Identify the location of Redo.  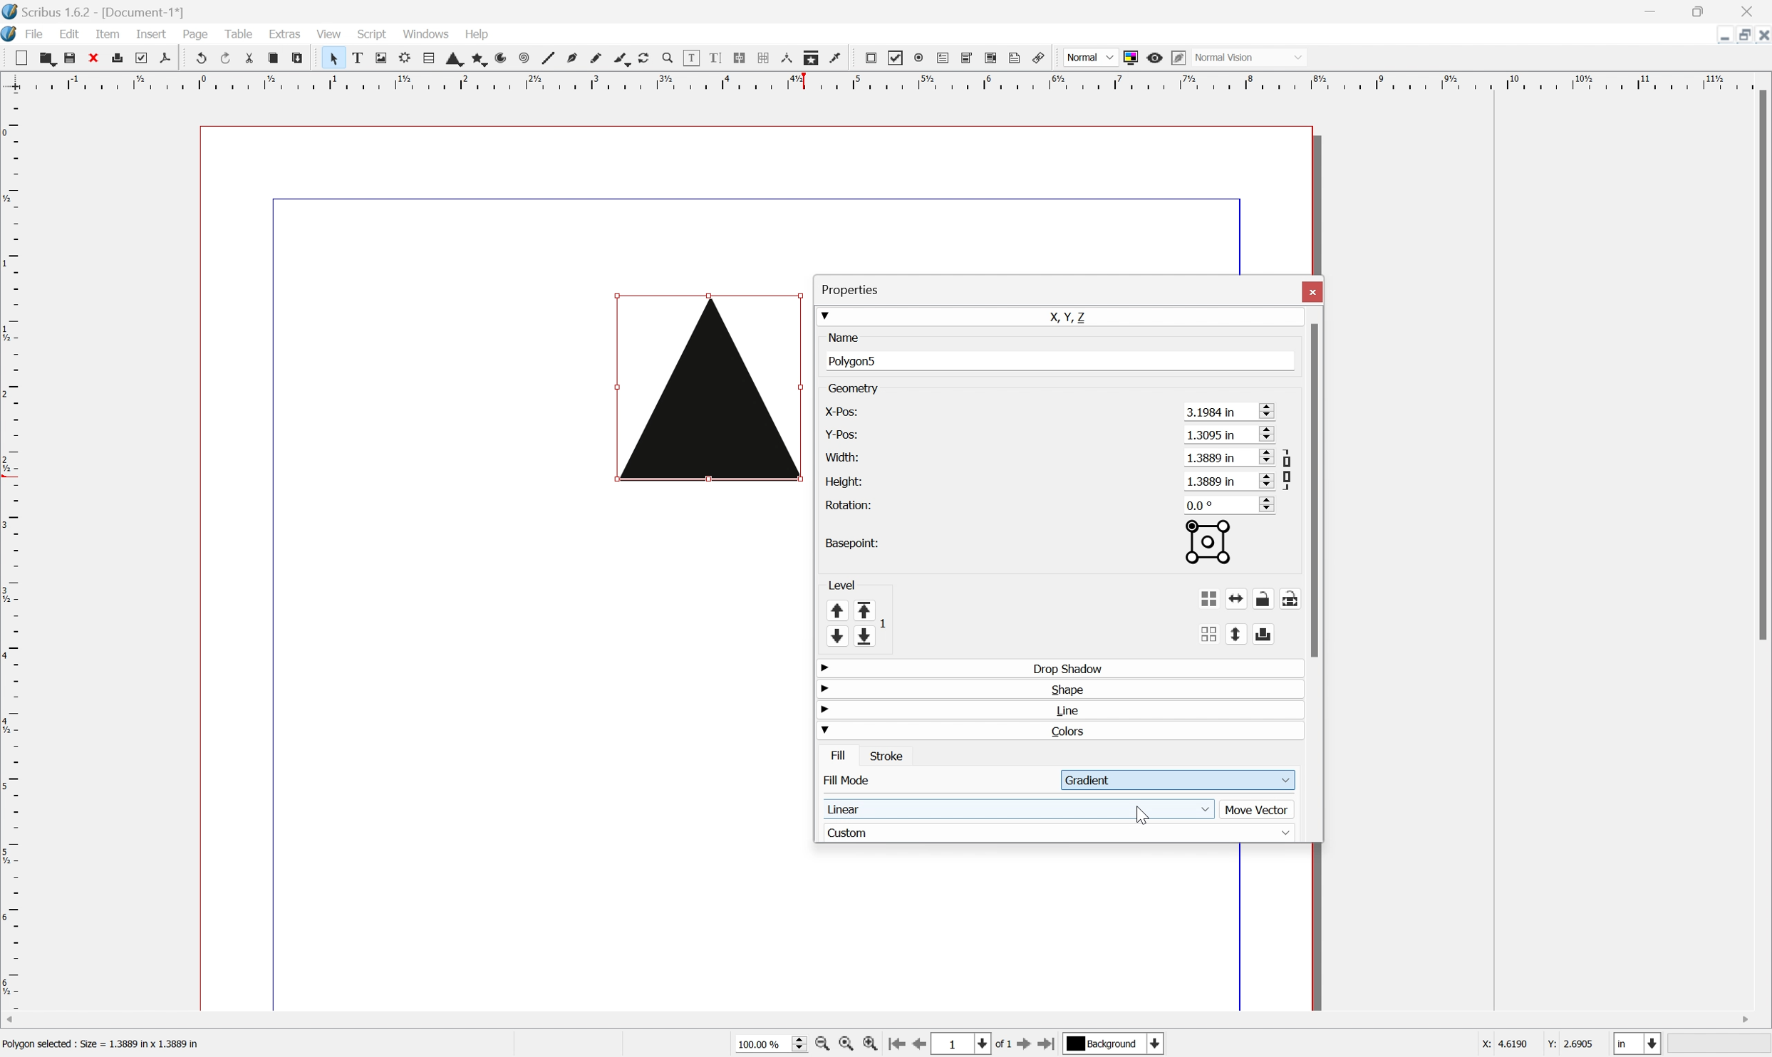
(224, 57).